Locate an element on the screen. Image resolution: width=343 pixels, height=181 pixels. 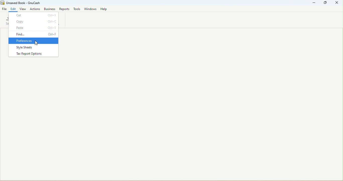
Business is located at coordinates (50, 10).